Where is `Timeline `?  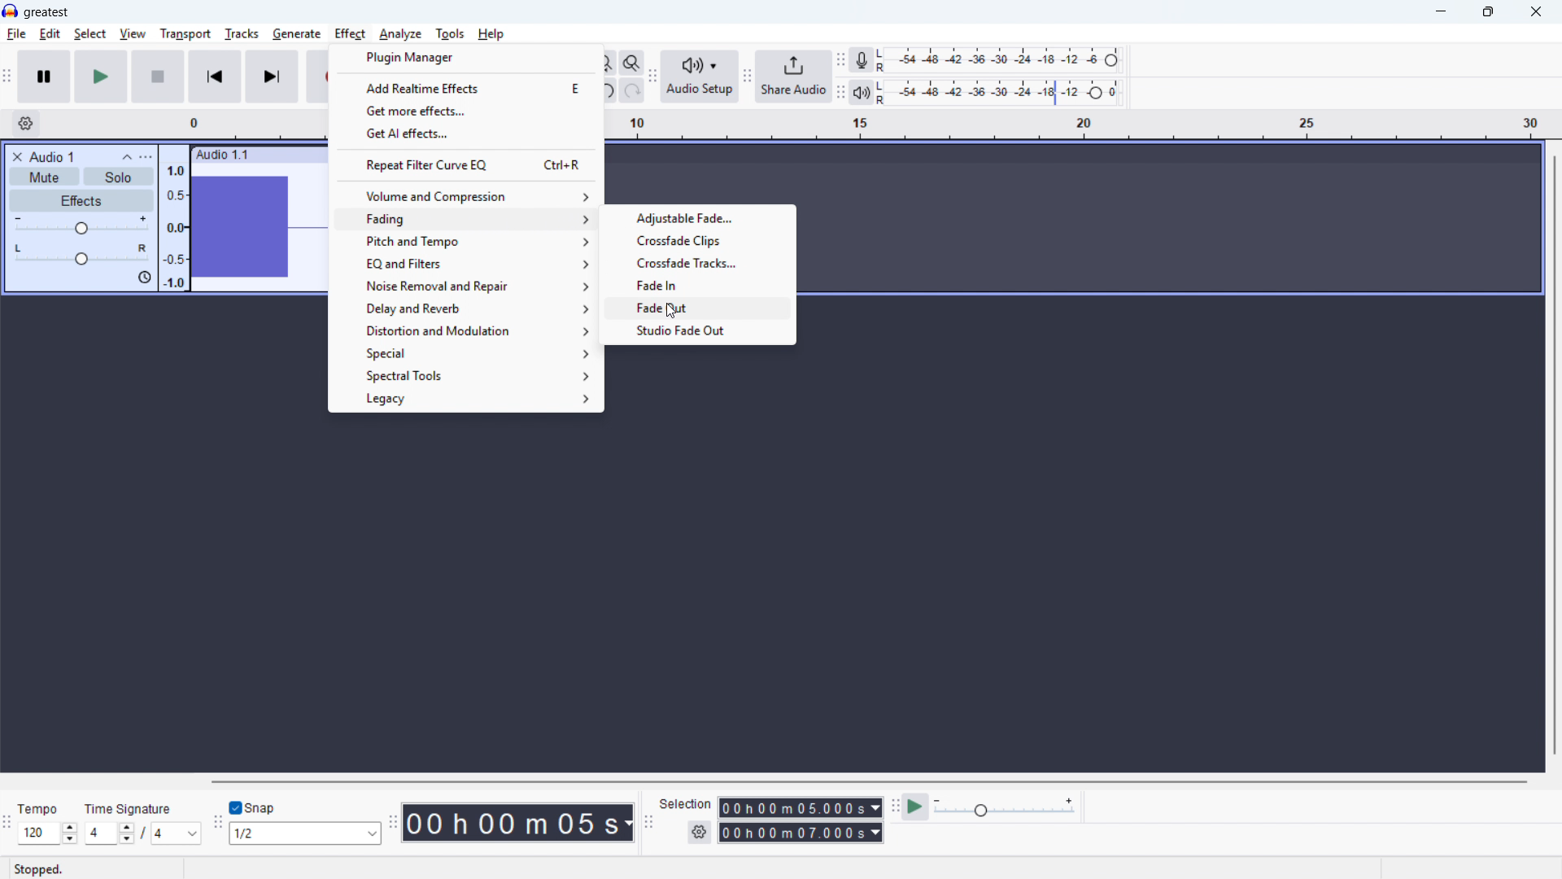
Timeline  is located at coordinates (1076, 125).